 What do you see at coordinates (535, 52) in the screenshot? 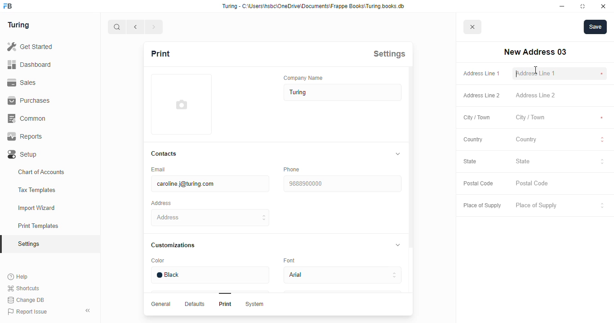
I see `new address 03` at bounding box center [535, 52].